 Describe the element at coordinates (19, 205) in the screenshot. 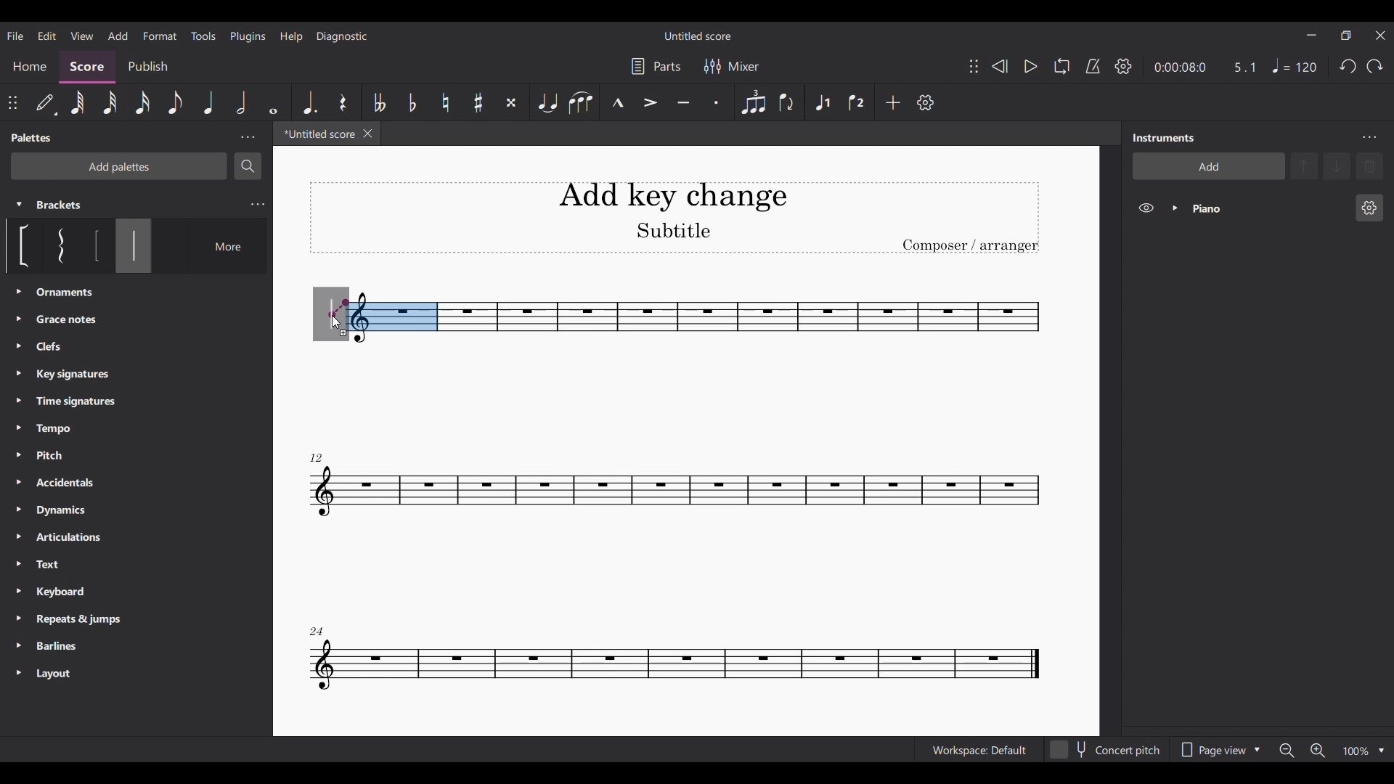

I see `Collapse Brackets` at that location.